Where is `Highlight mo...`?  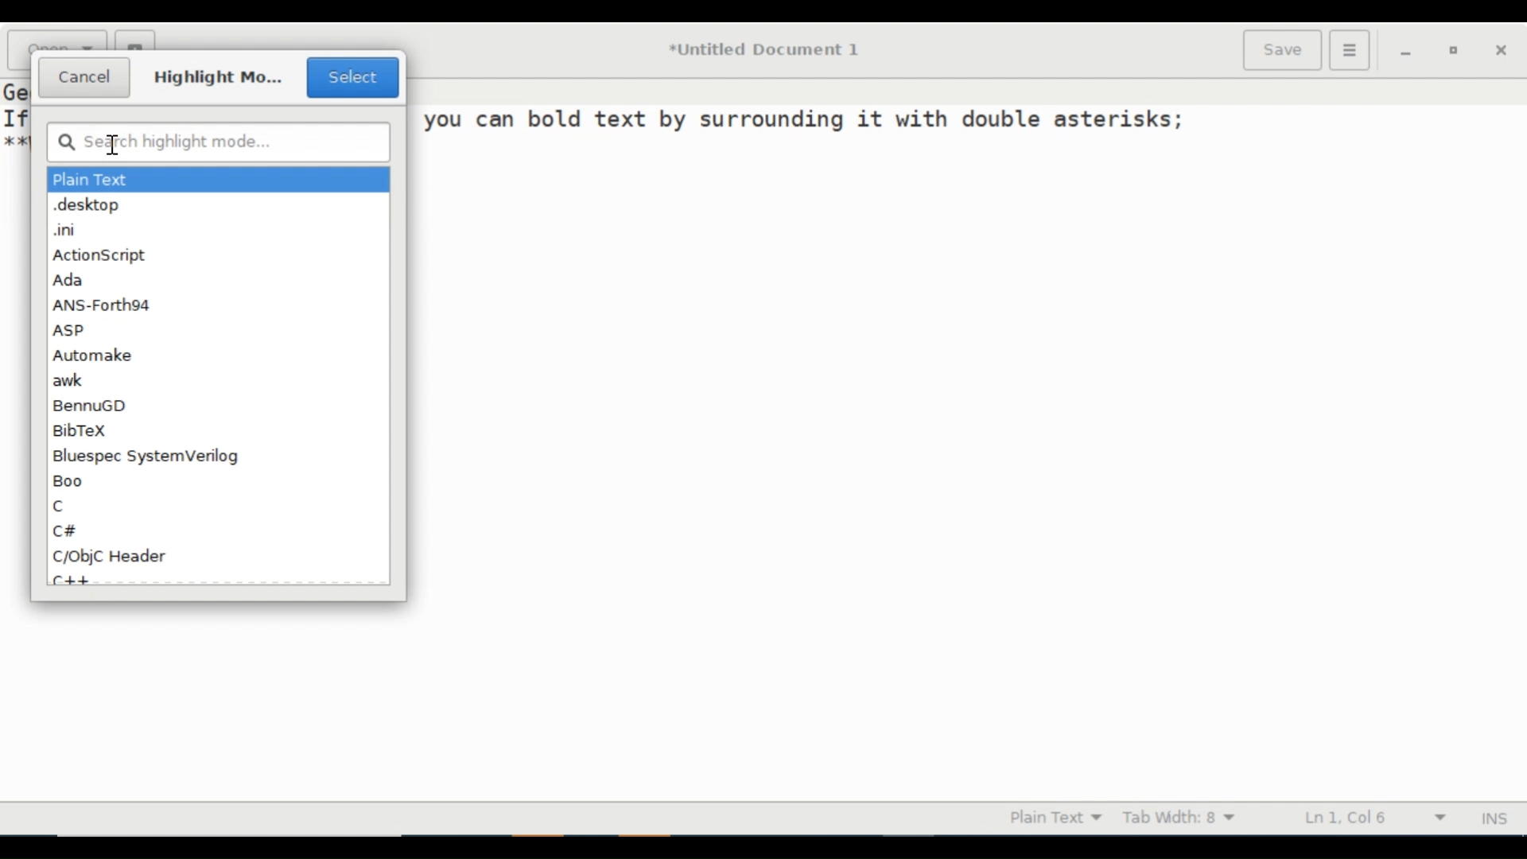 Highlight mo... is located at coordinates (219, 76).